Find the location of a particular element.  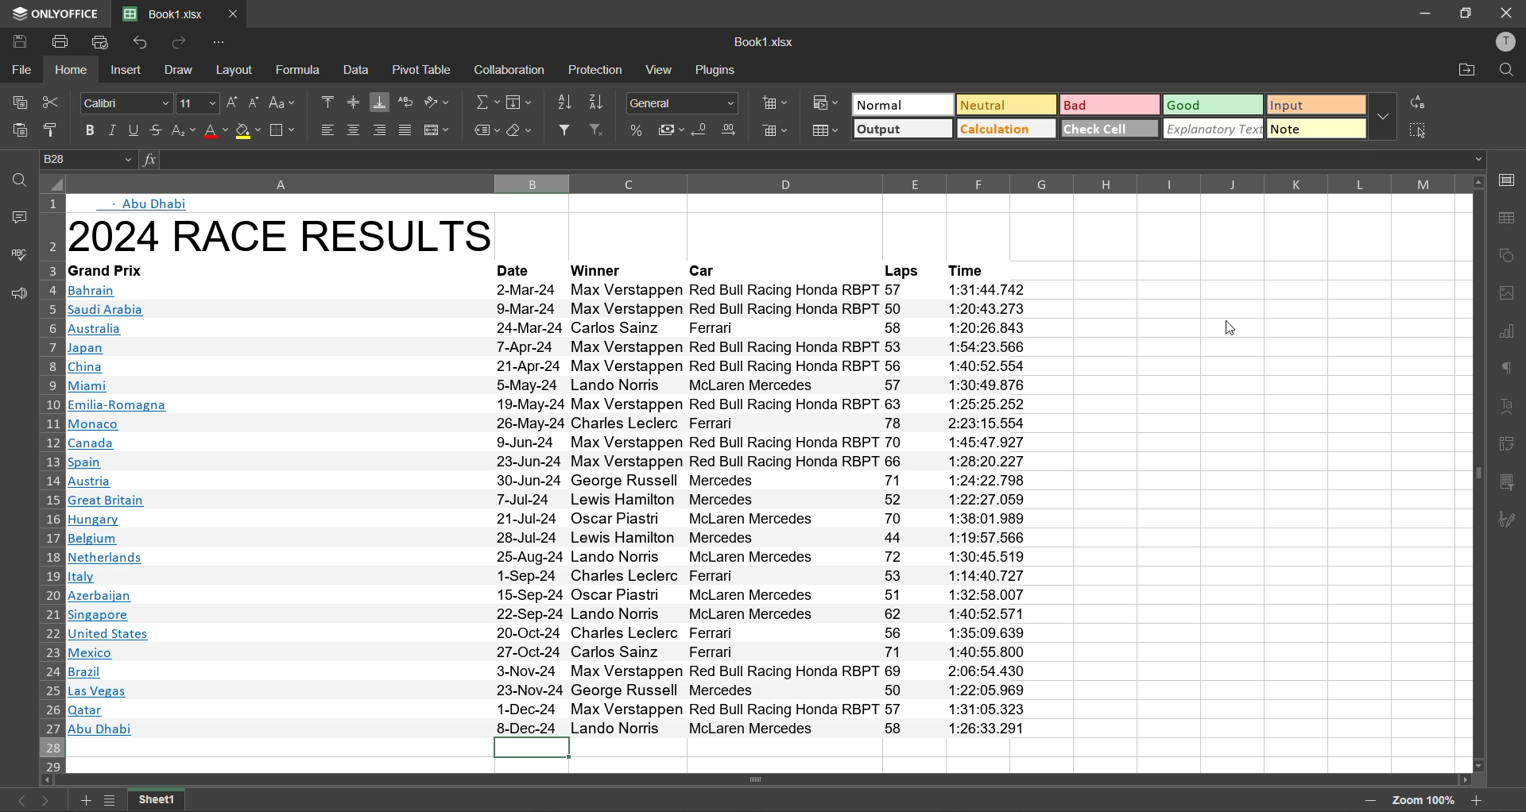

minimize is located at coordinates (1423, 13).